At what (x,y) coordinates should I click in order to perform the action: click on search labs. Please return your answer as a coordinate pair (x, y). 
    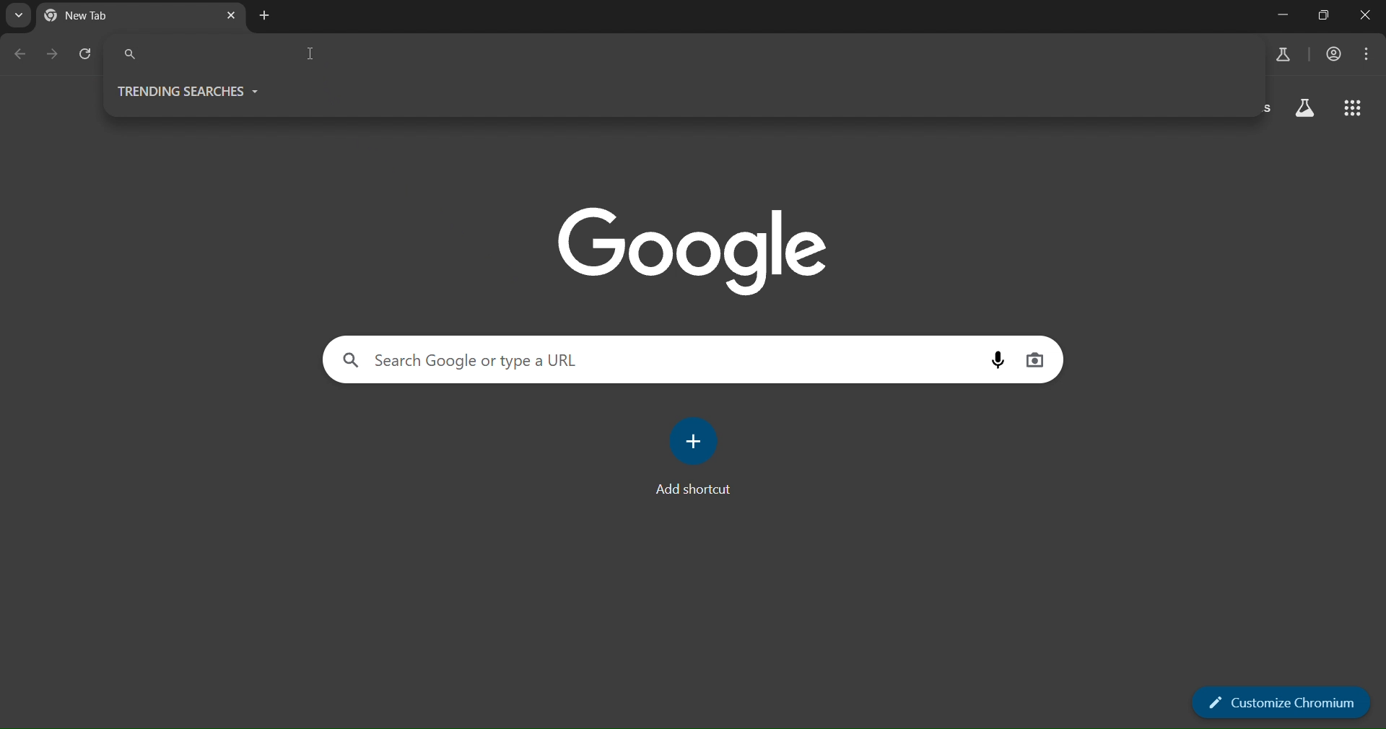
    Looking at the image, I should click on (1283, 53).